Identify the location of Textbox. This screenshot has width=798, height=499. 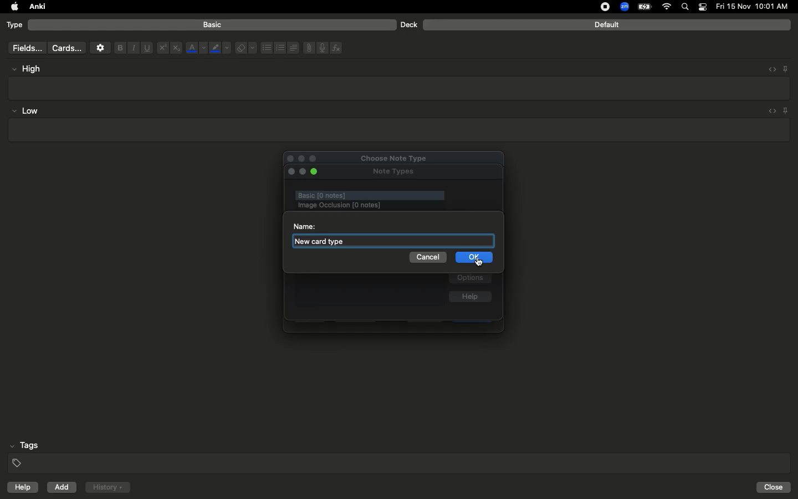
(400, 88).